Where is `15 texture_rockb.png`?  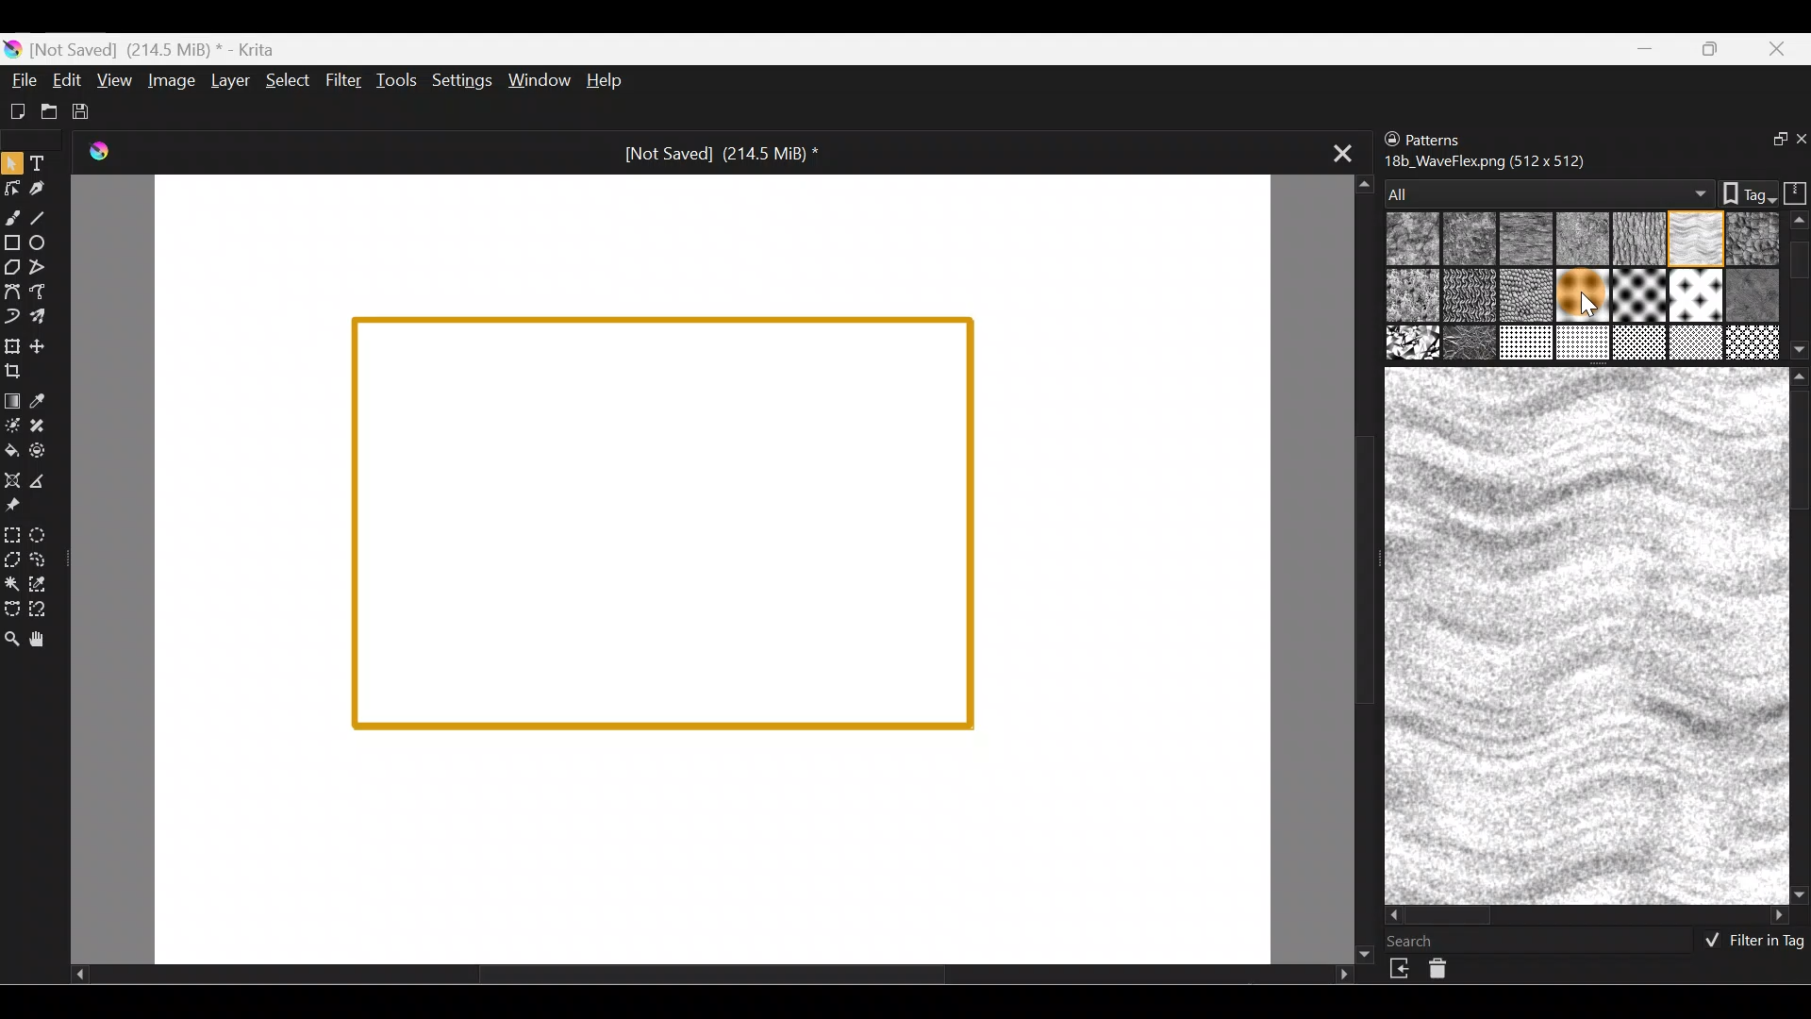
15 texture_rockb.png is located at coordinates (1471, 344).